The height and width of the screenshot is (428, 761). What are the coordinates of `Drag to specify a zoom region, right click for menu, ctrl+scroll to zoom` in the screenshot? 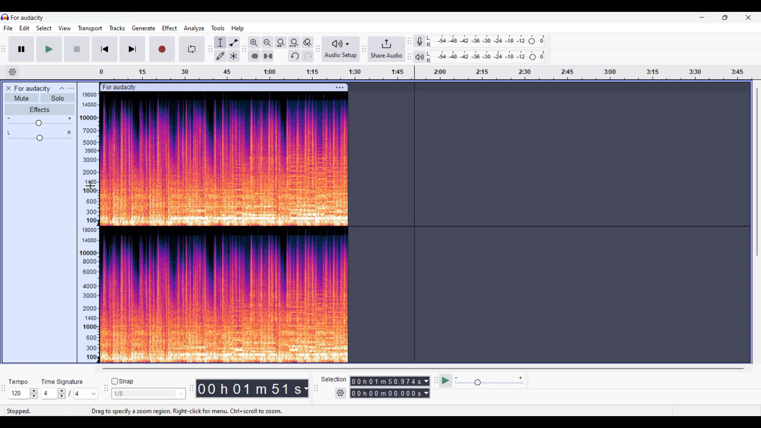 It's located at (187, 411).